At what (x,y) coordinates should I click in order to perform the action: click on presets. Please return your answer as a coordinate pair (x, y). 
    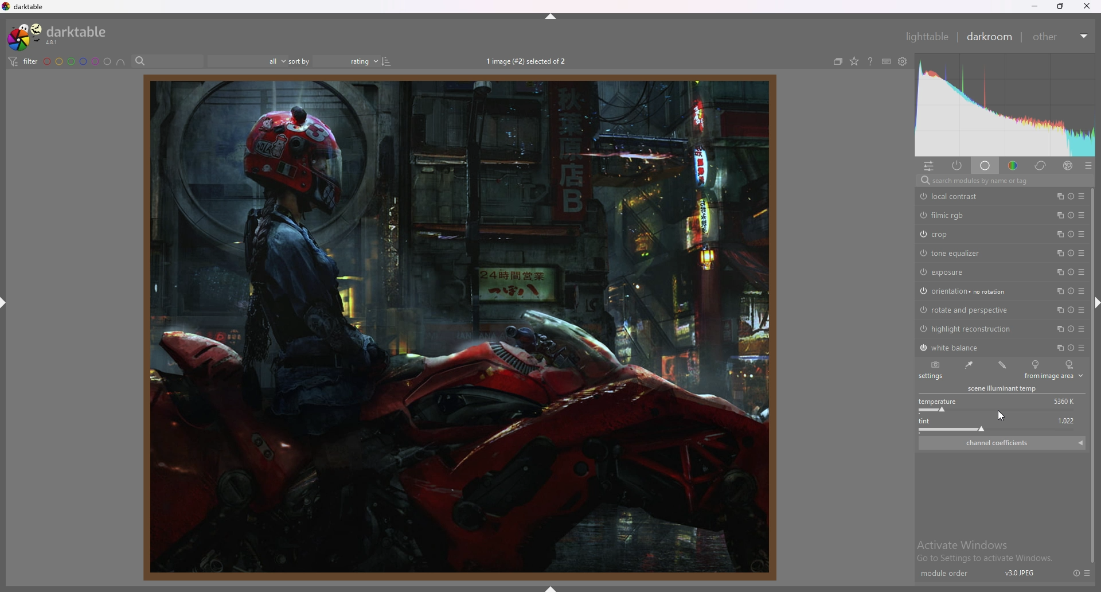
    Looking at the image, I should click on (1088, 166).